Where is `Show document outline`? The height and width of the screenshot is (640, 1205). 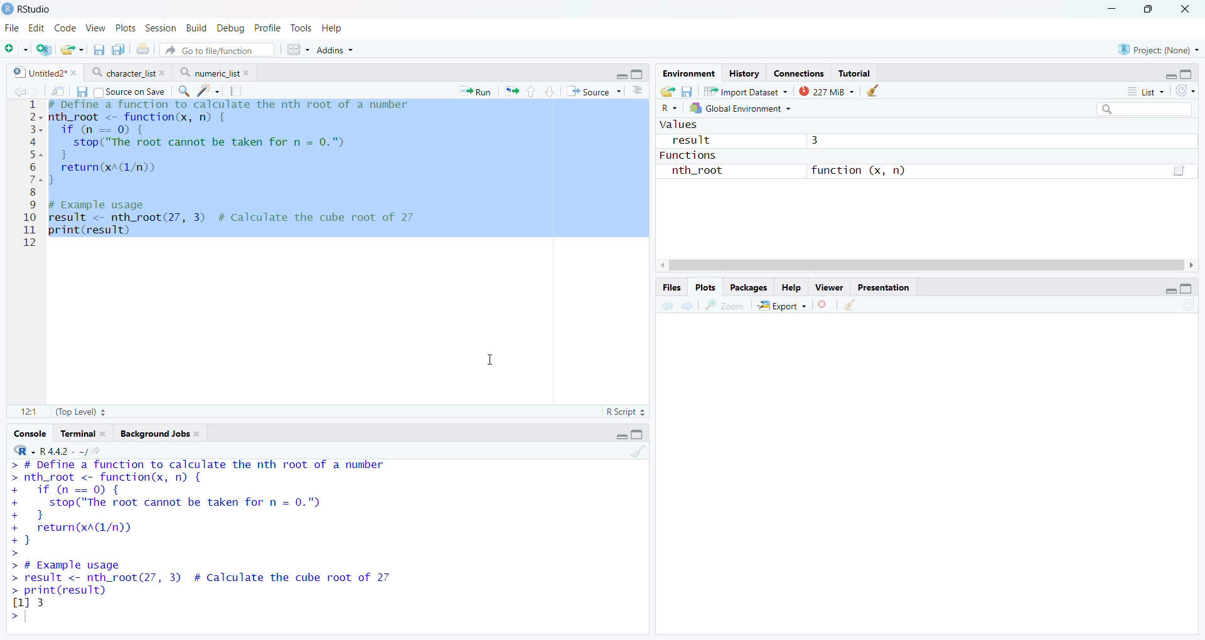
Show document outline is located at coordinates (638, 90).